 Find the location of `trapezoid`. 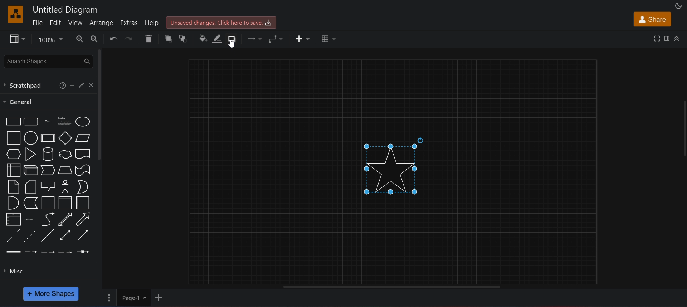

trapezoid is located at coordinates (65, 170).